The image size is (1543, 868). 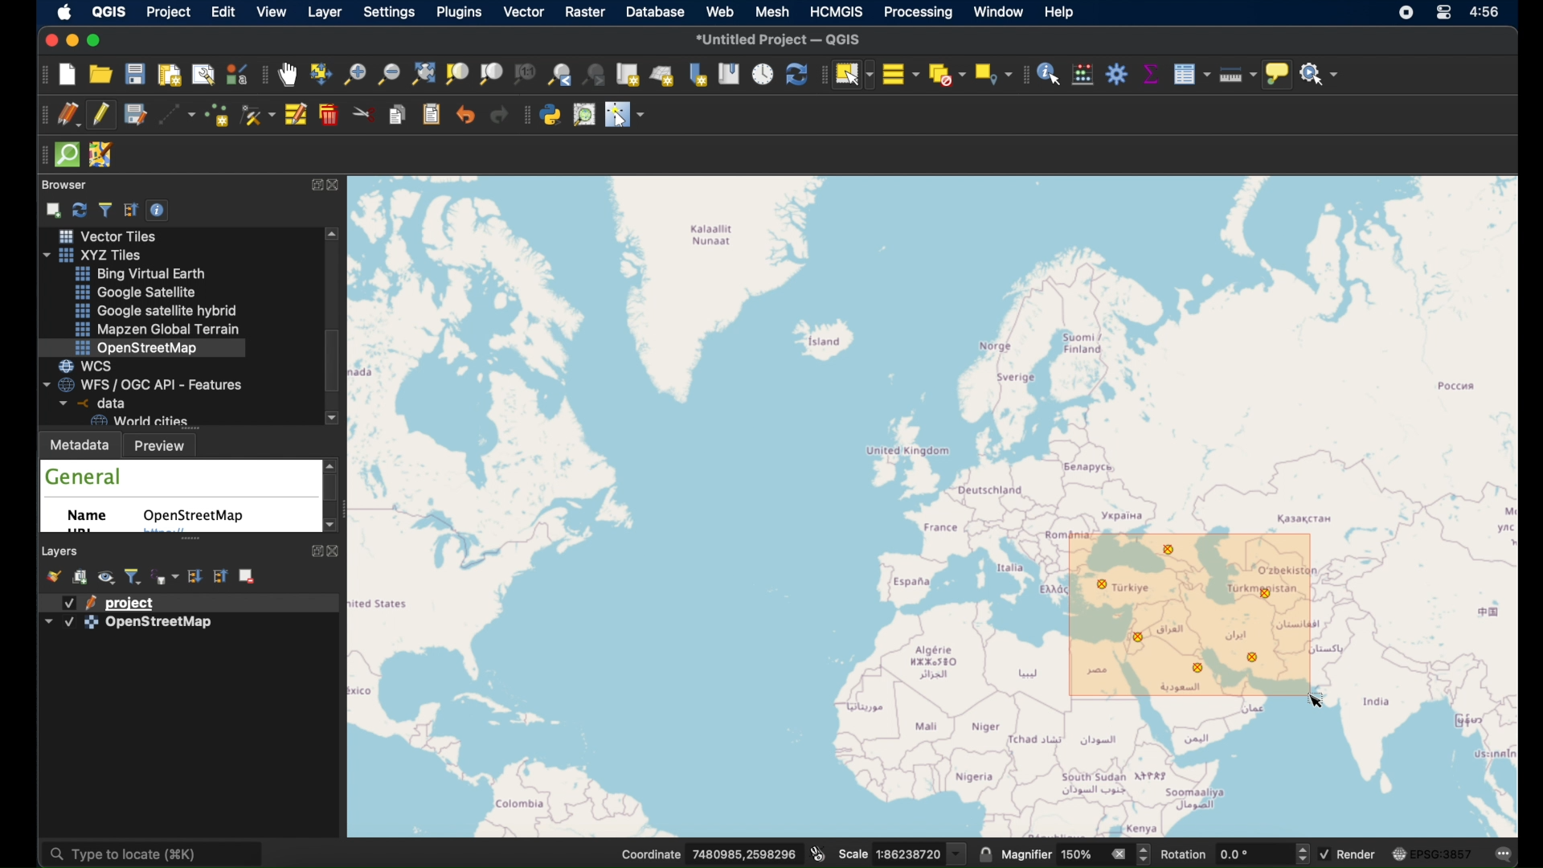 I want to click on drag handle, so click(x=41, y=154).